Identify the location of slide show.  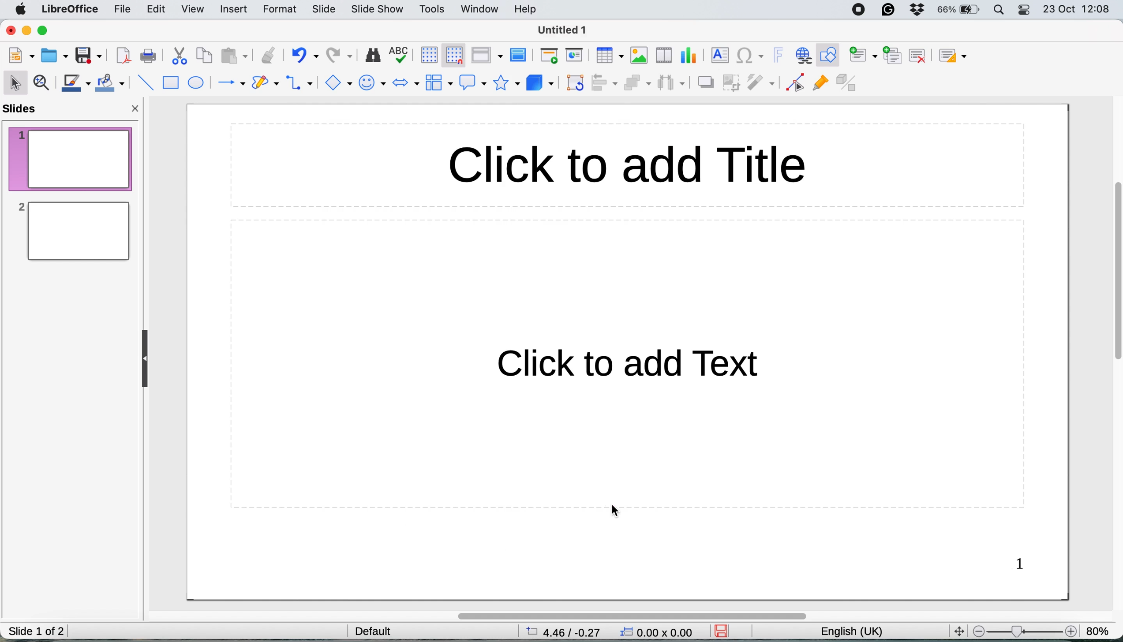
(378, 11).